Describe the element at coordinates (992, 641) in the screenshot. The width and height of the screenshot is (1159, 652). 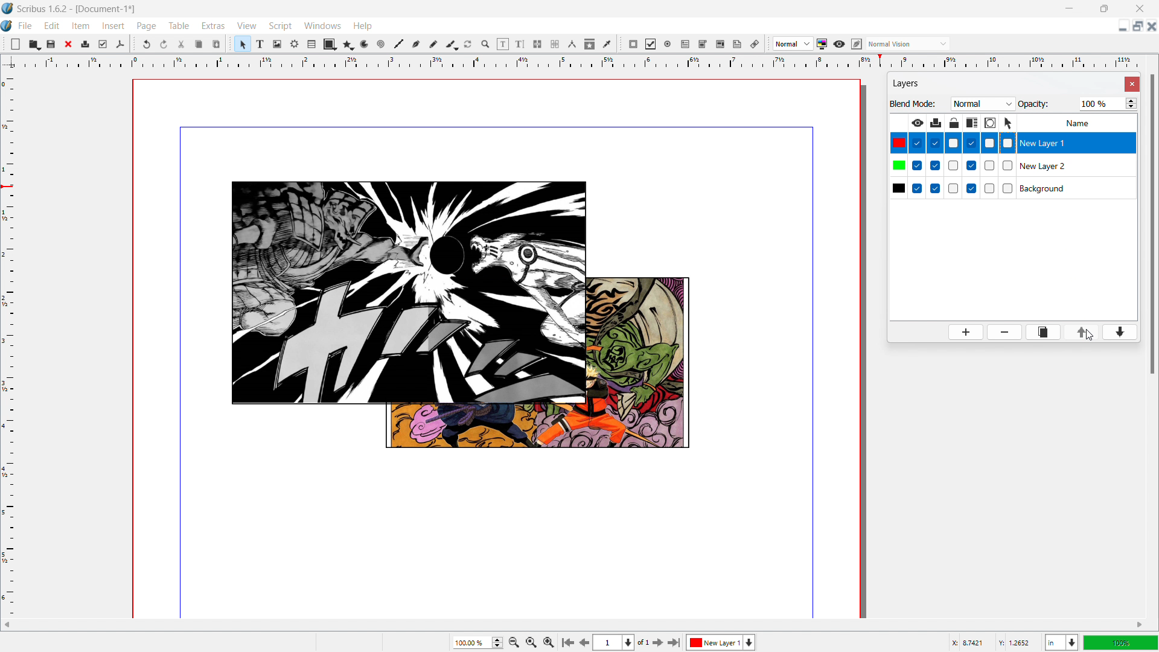
I see `cursor coordinates` at that location.